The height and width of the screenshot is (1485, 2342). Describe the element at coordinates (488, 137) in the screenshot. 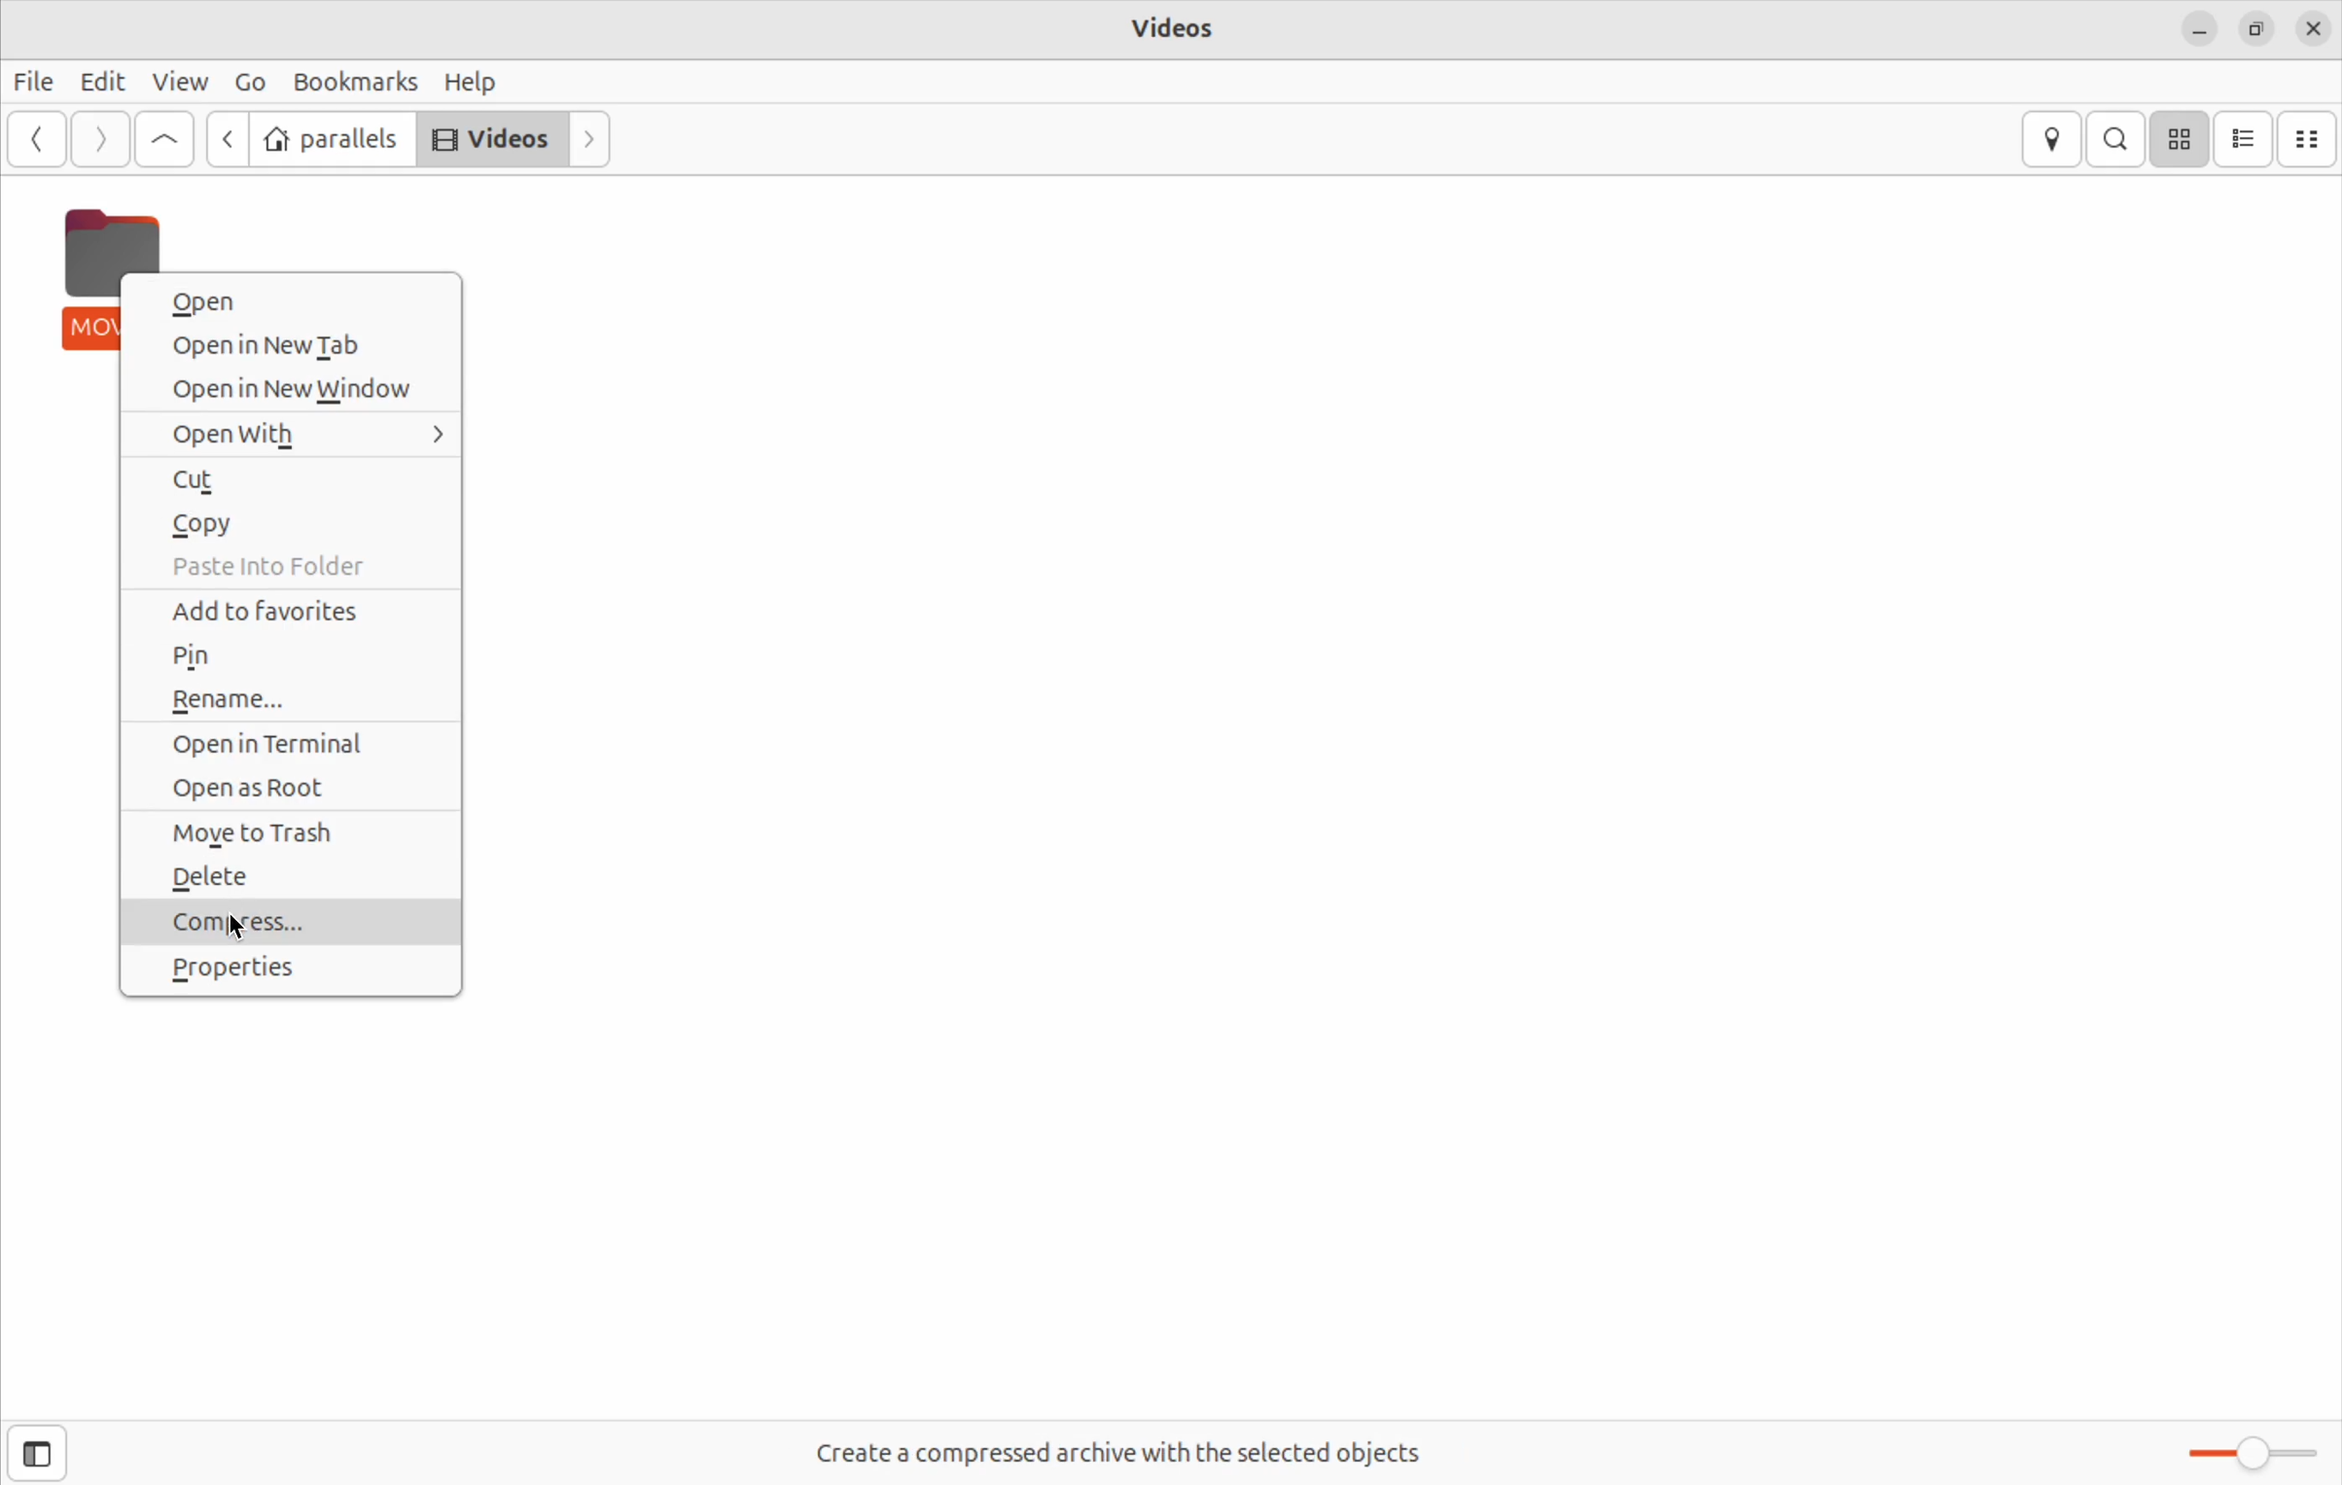

I see `Videos` at that location.